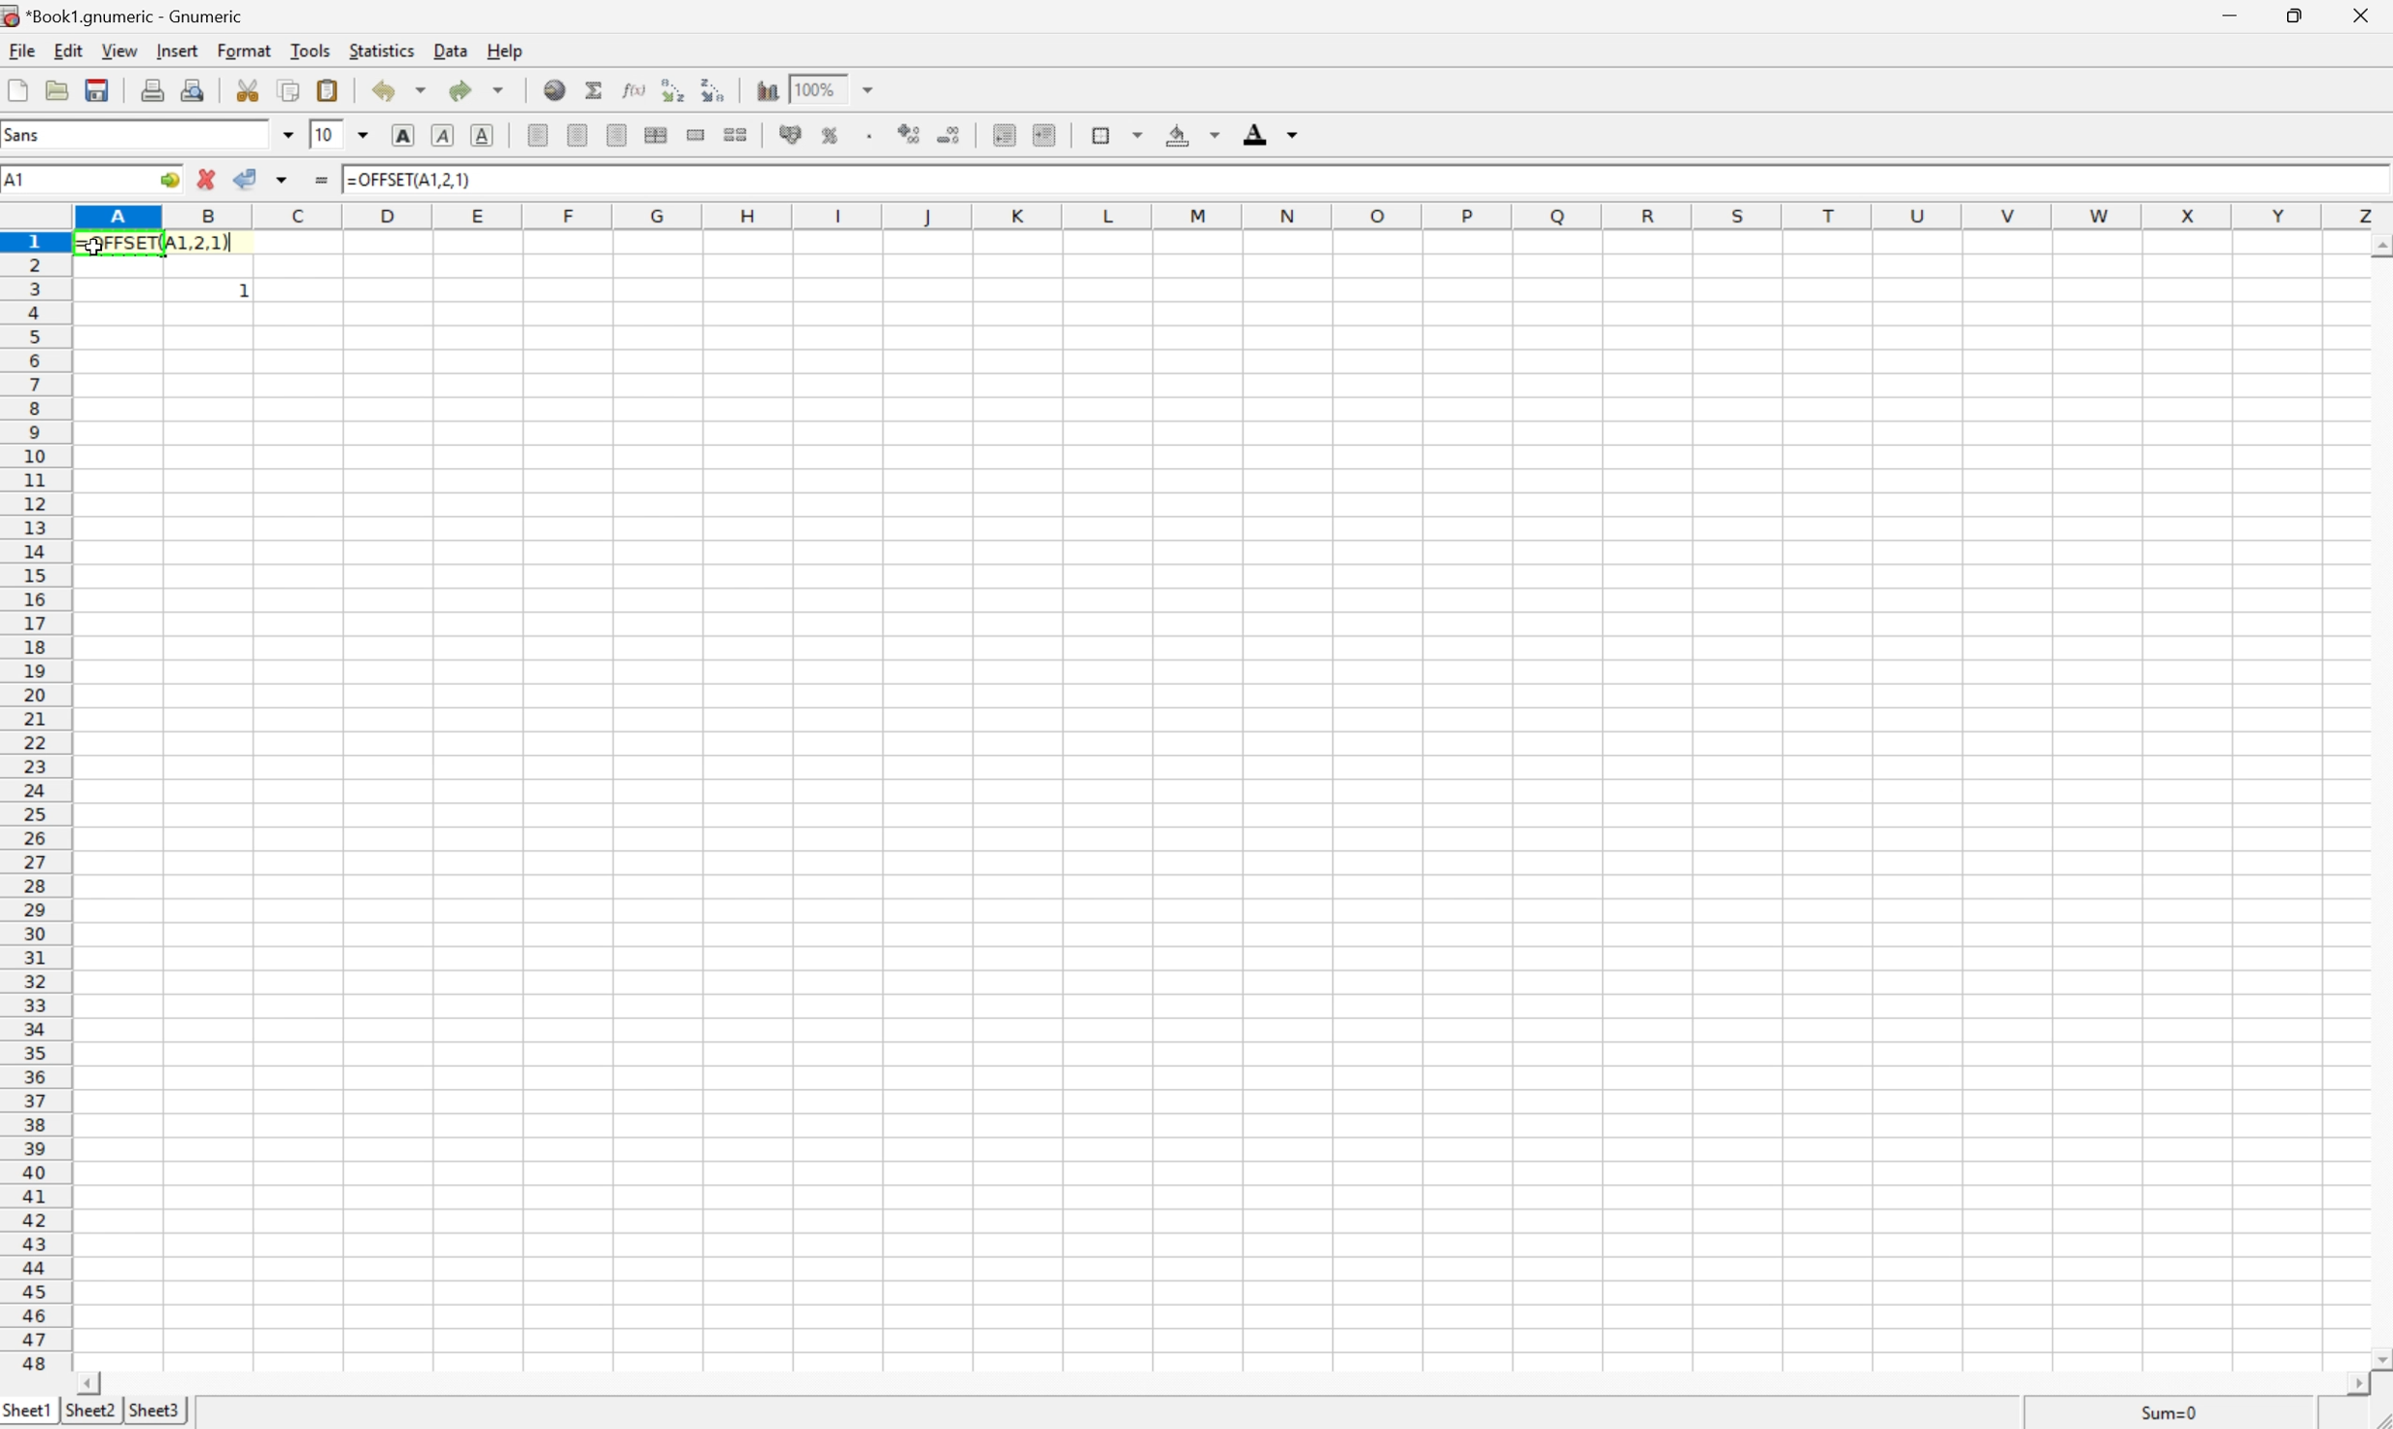 The height and width of the screenshot is (1429, 2393). I want to click on bold, so click(403, 136).